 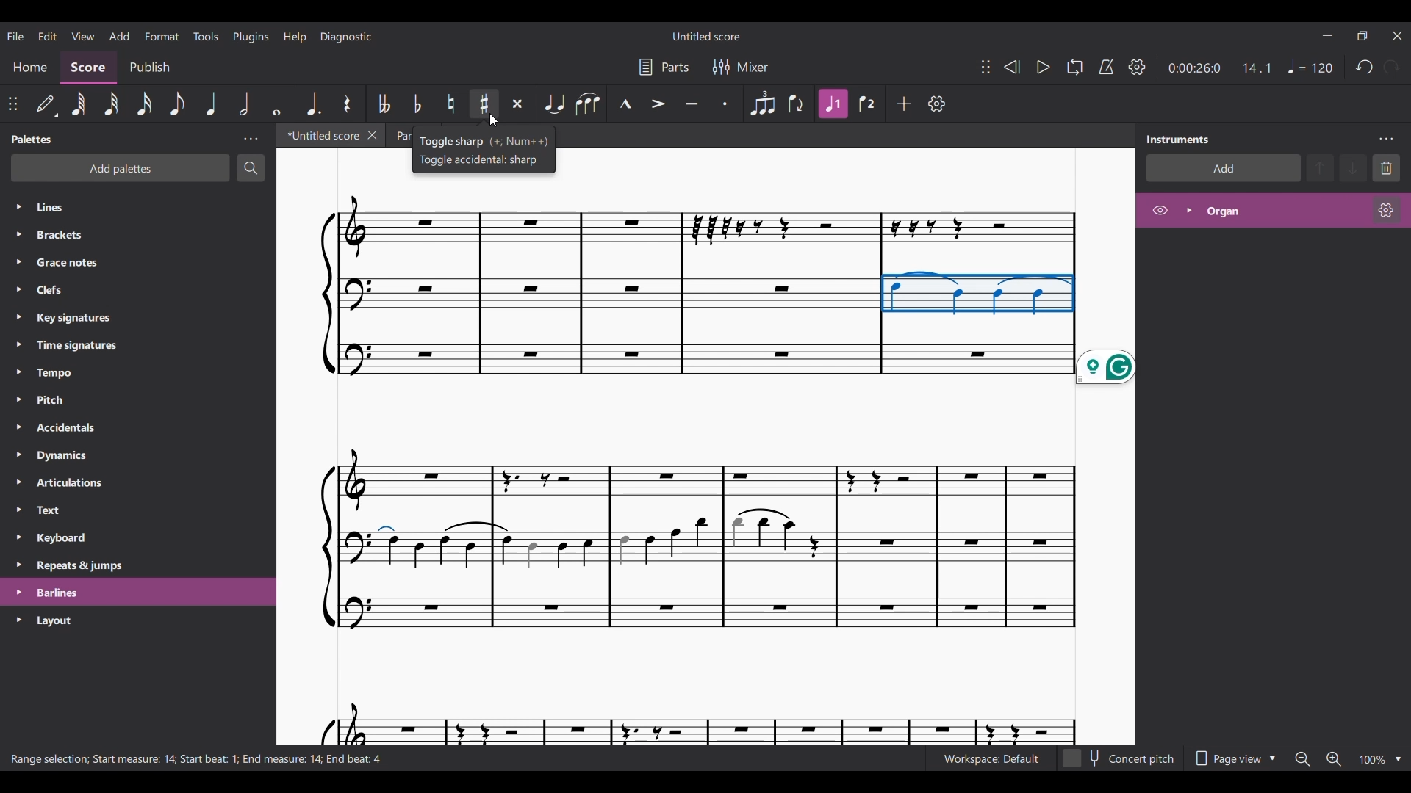 I want to click on Play, so click(x=1044, y=66).